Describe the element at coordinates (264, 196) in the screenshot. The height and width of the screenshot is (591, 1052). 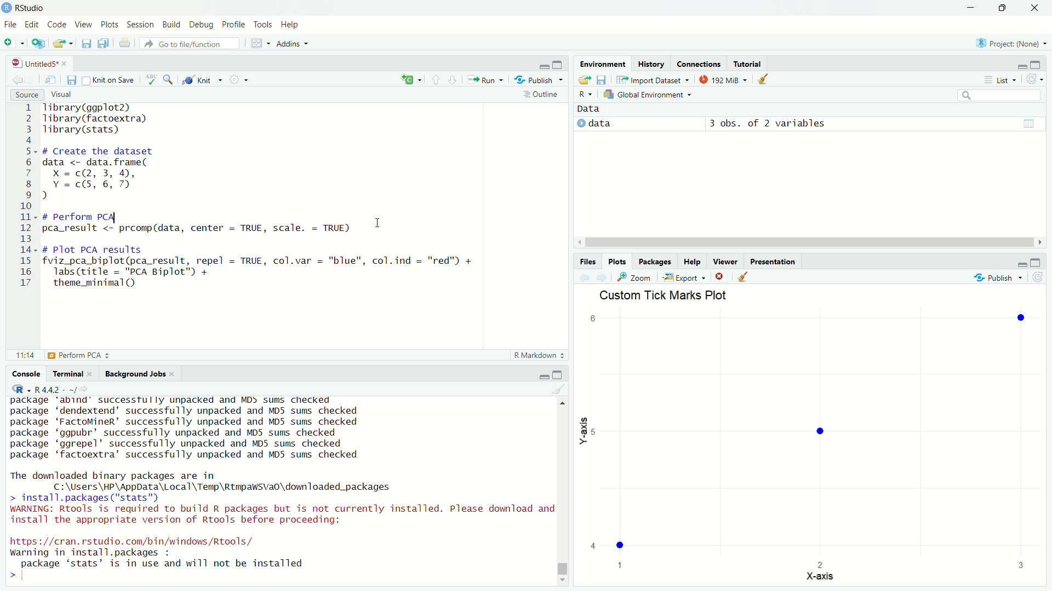
I see `Tibrary(ggplot2)
Tibrary(factoextra)
Tibrary(stats)
# Create the dataset
data <- data. frame(
X =c(2, 3, 4,
Y=c(5,6,7)
)
# perform PCA I
pca_result <- prcomp(data, center = TRUE, scale. = TRUE)
# Plot PCA results|
fviz_pca_biplot(pca_result, repel = TRUE, col.var = "blue", col.ind = "red") +
labs (title = "PCA Biplot") +
theme_minimal()` at that location.